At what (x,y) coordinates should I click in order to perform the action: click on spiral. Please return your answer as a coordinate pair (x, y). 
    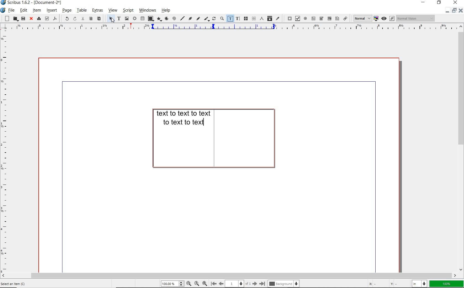
    Looking at the image, I should click on (174, 18).